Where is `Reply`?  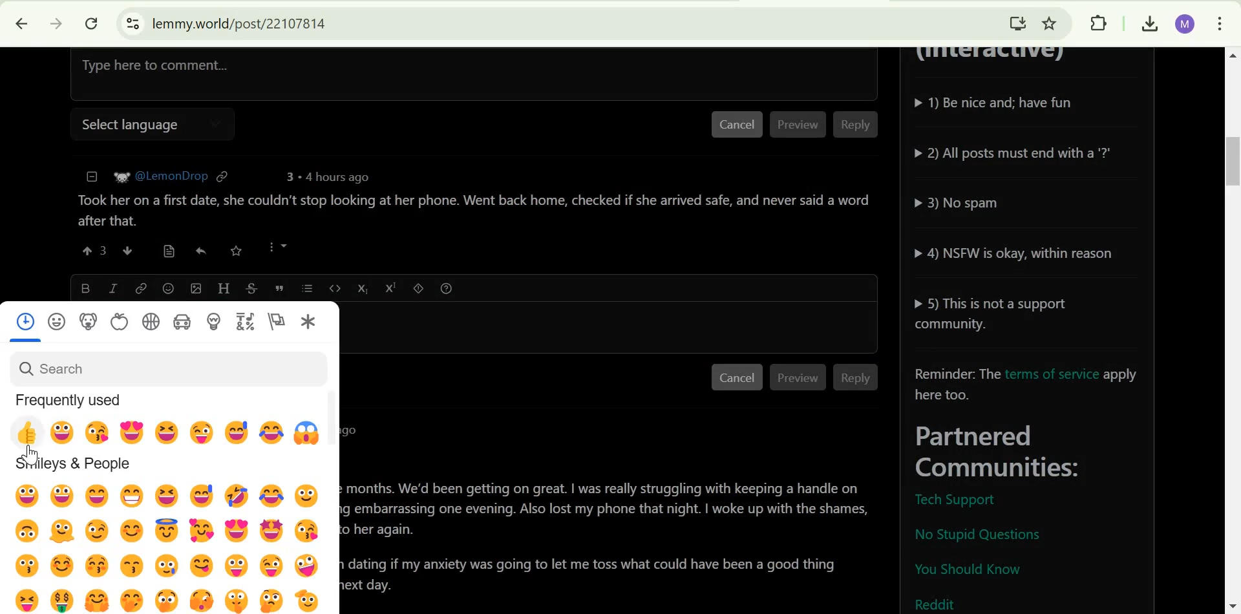 Reply is located at coordinates (854, 125).